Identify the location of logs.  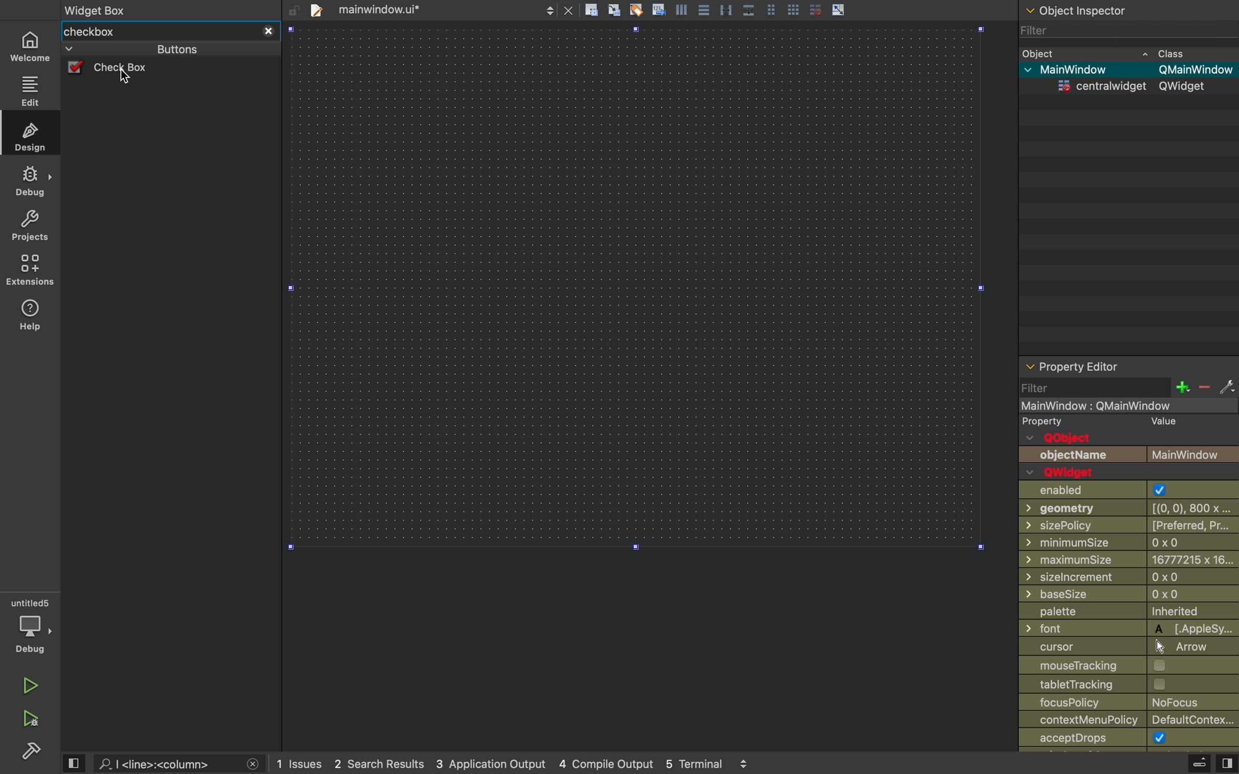
(515, 764).